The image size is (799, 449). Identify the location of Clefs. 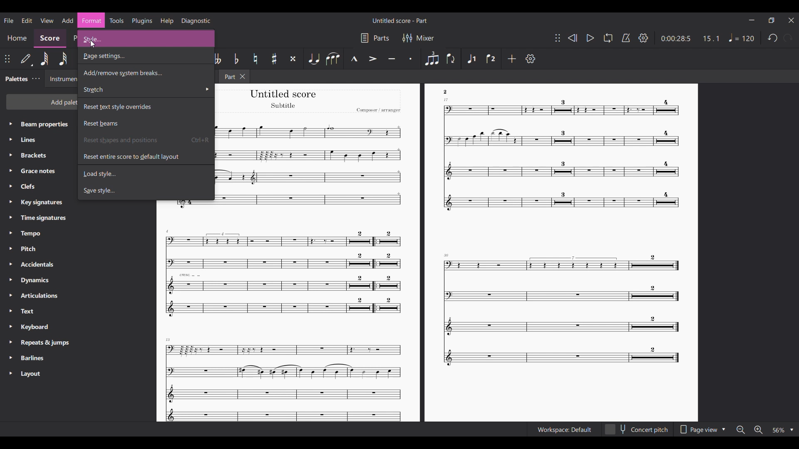
(37, 187).